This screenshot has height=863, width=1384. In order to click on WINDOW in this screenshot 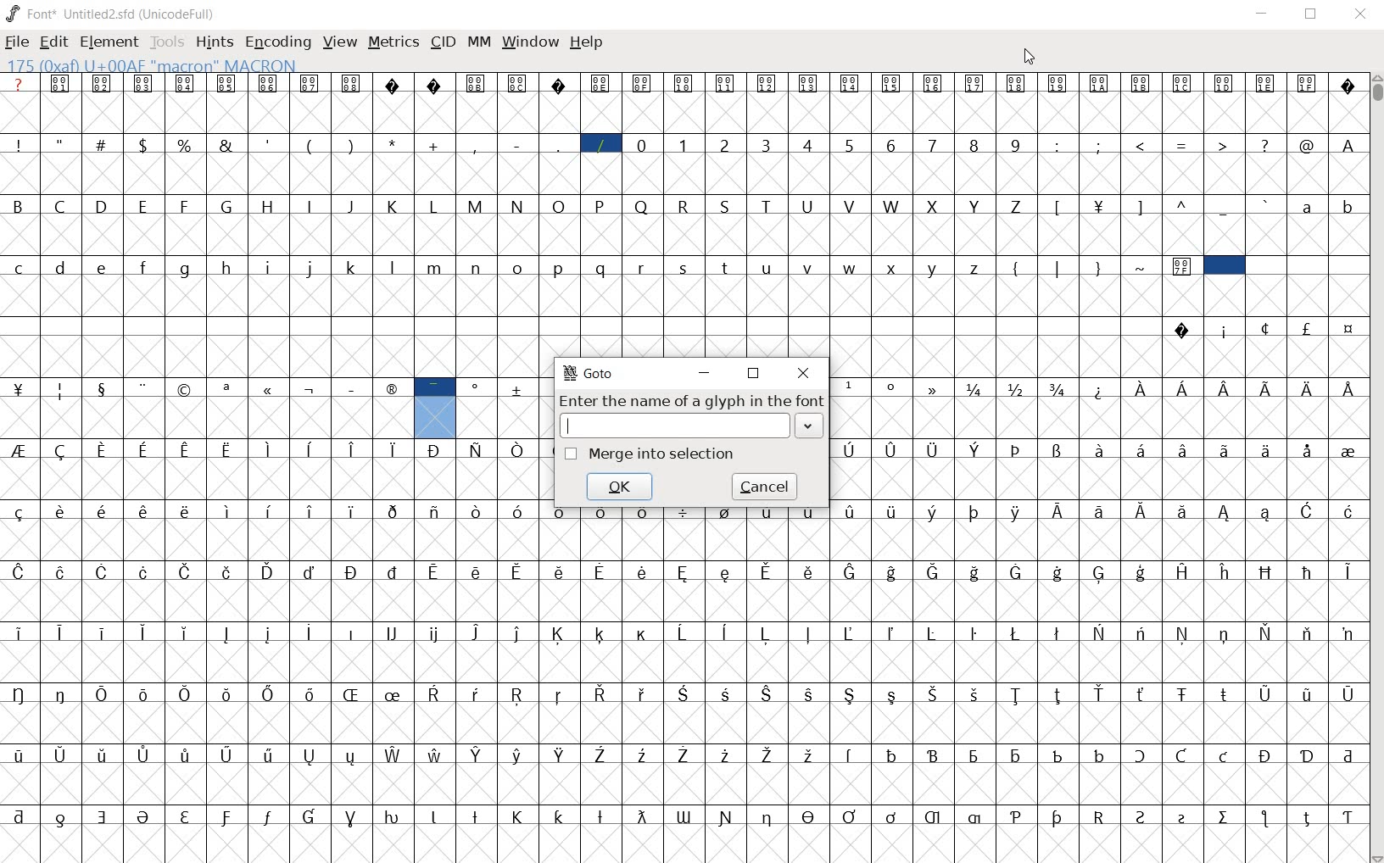, I will do `click(528, 42)`.